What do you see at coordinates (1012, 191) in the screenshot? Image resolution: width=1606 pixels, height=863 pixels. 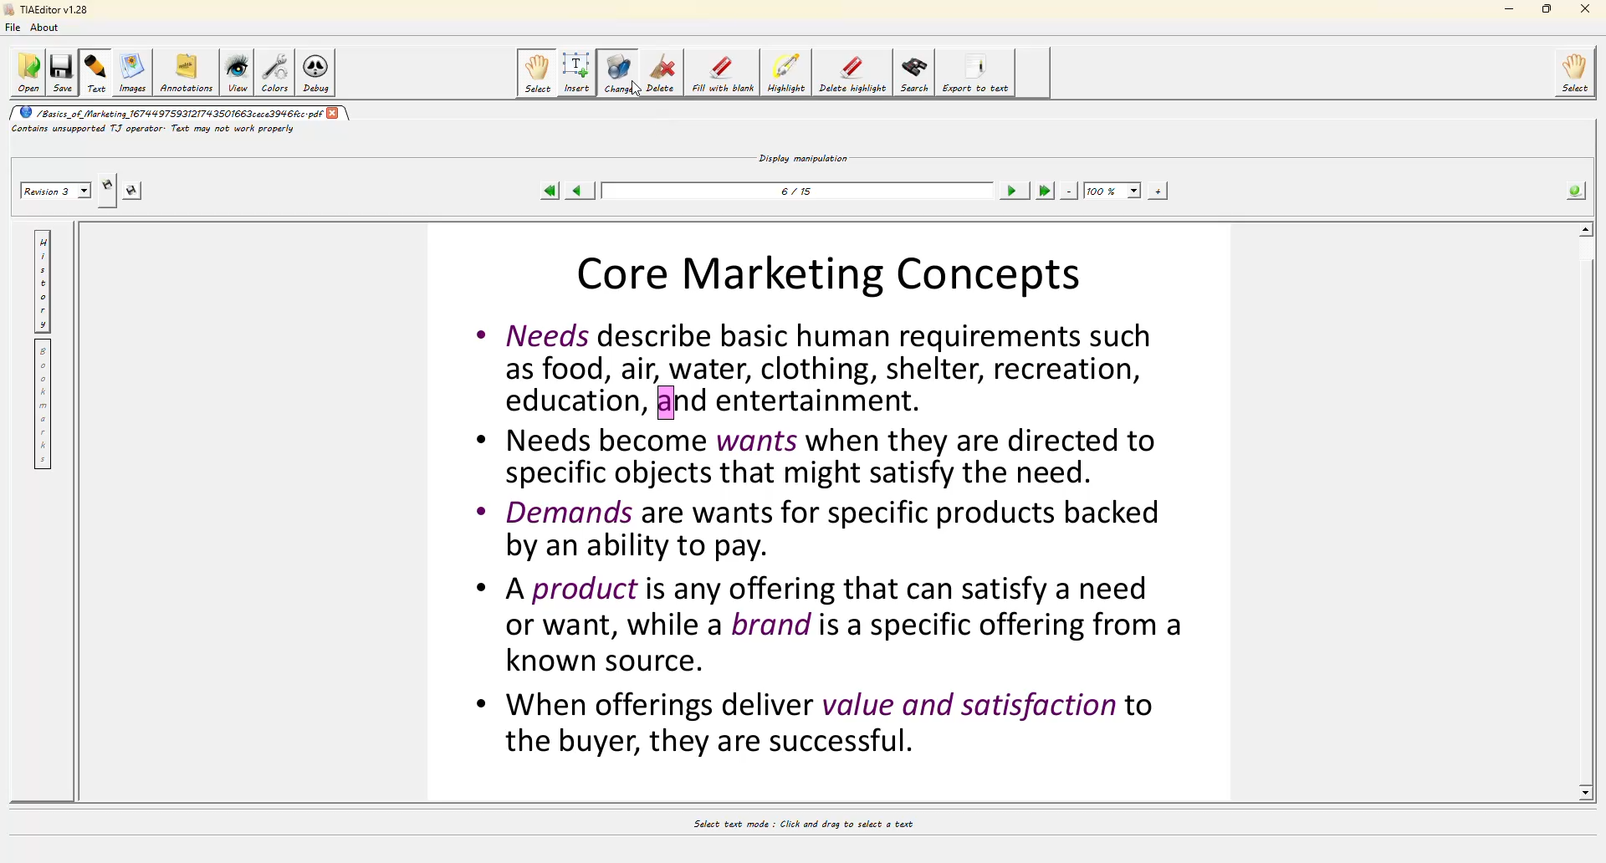 I see `next page` at bounding box center [1012, 191].